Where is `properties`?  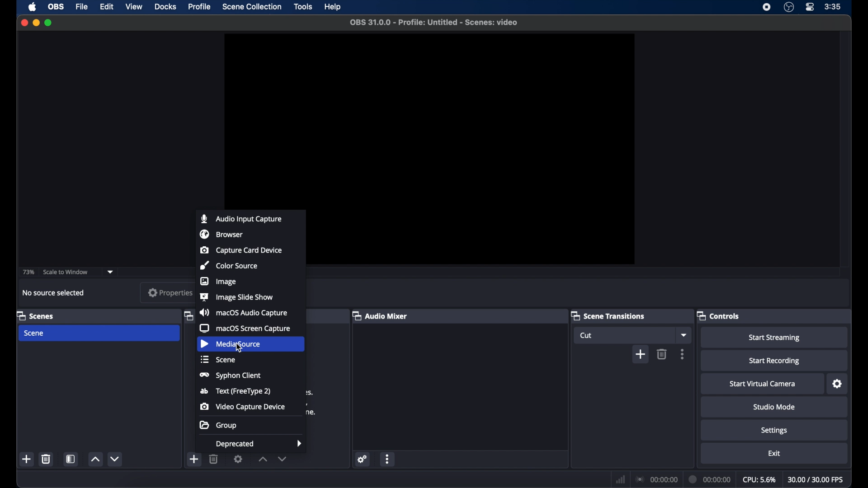
properties is located at coordinates (169, 292).